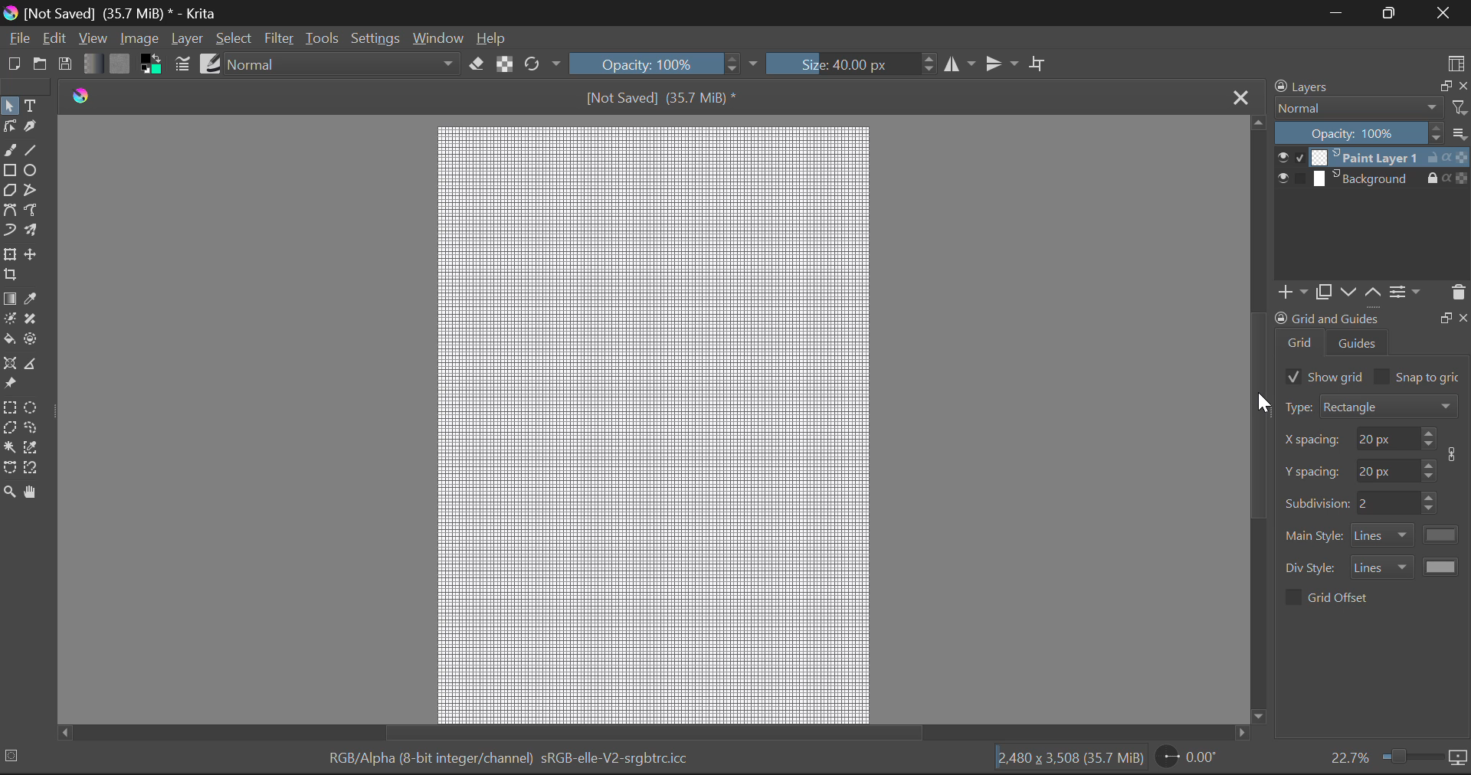 The image size is (1471, 775). What do you see at coordinates (492, 38) in the screenshot?
I see `Help` at bounding box center [492, 38].